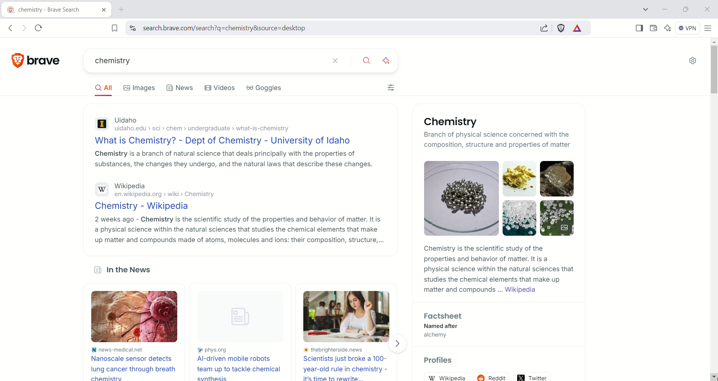 The width and height of the screenshot is (718, 381). What do you see at coordinates (685, 9) in the screenshot?
I see `maximize` at bounding box center [685, 9].